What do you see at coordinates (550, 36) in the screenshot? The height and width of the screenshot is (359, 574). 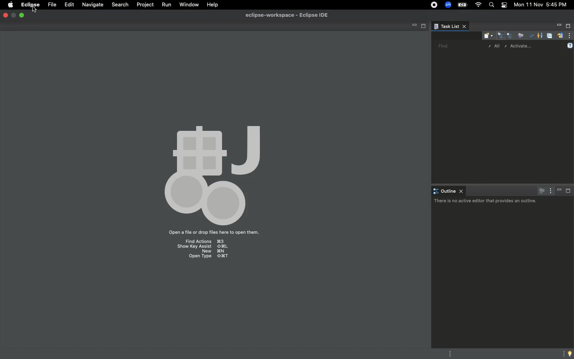 I see `Collapse all` at bounding box center [550, 36].